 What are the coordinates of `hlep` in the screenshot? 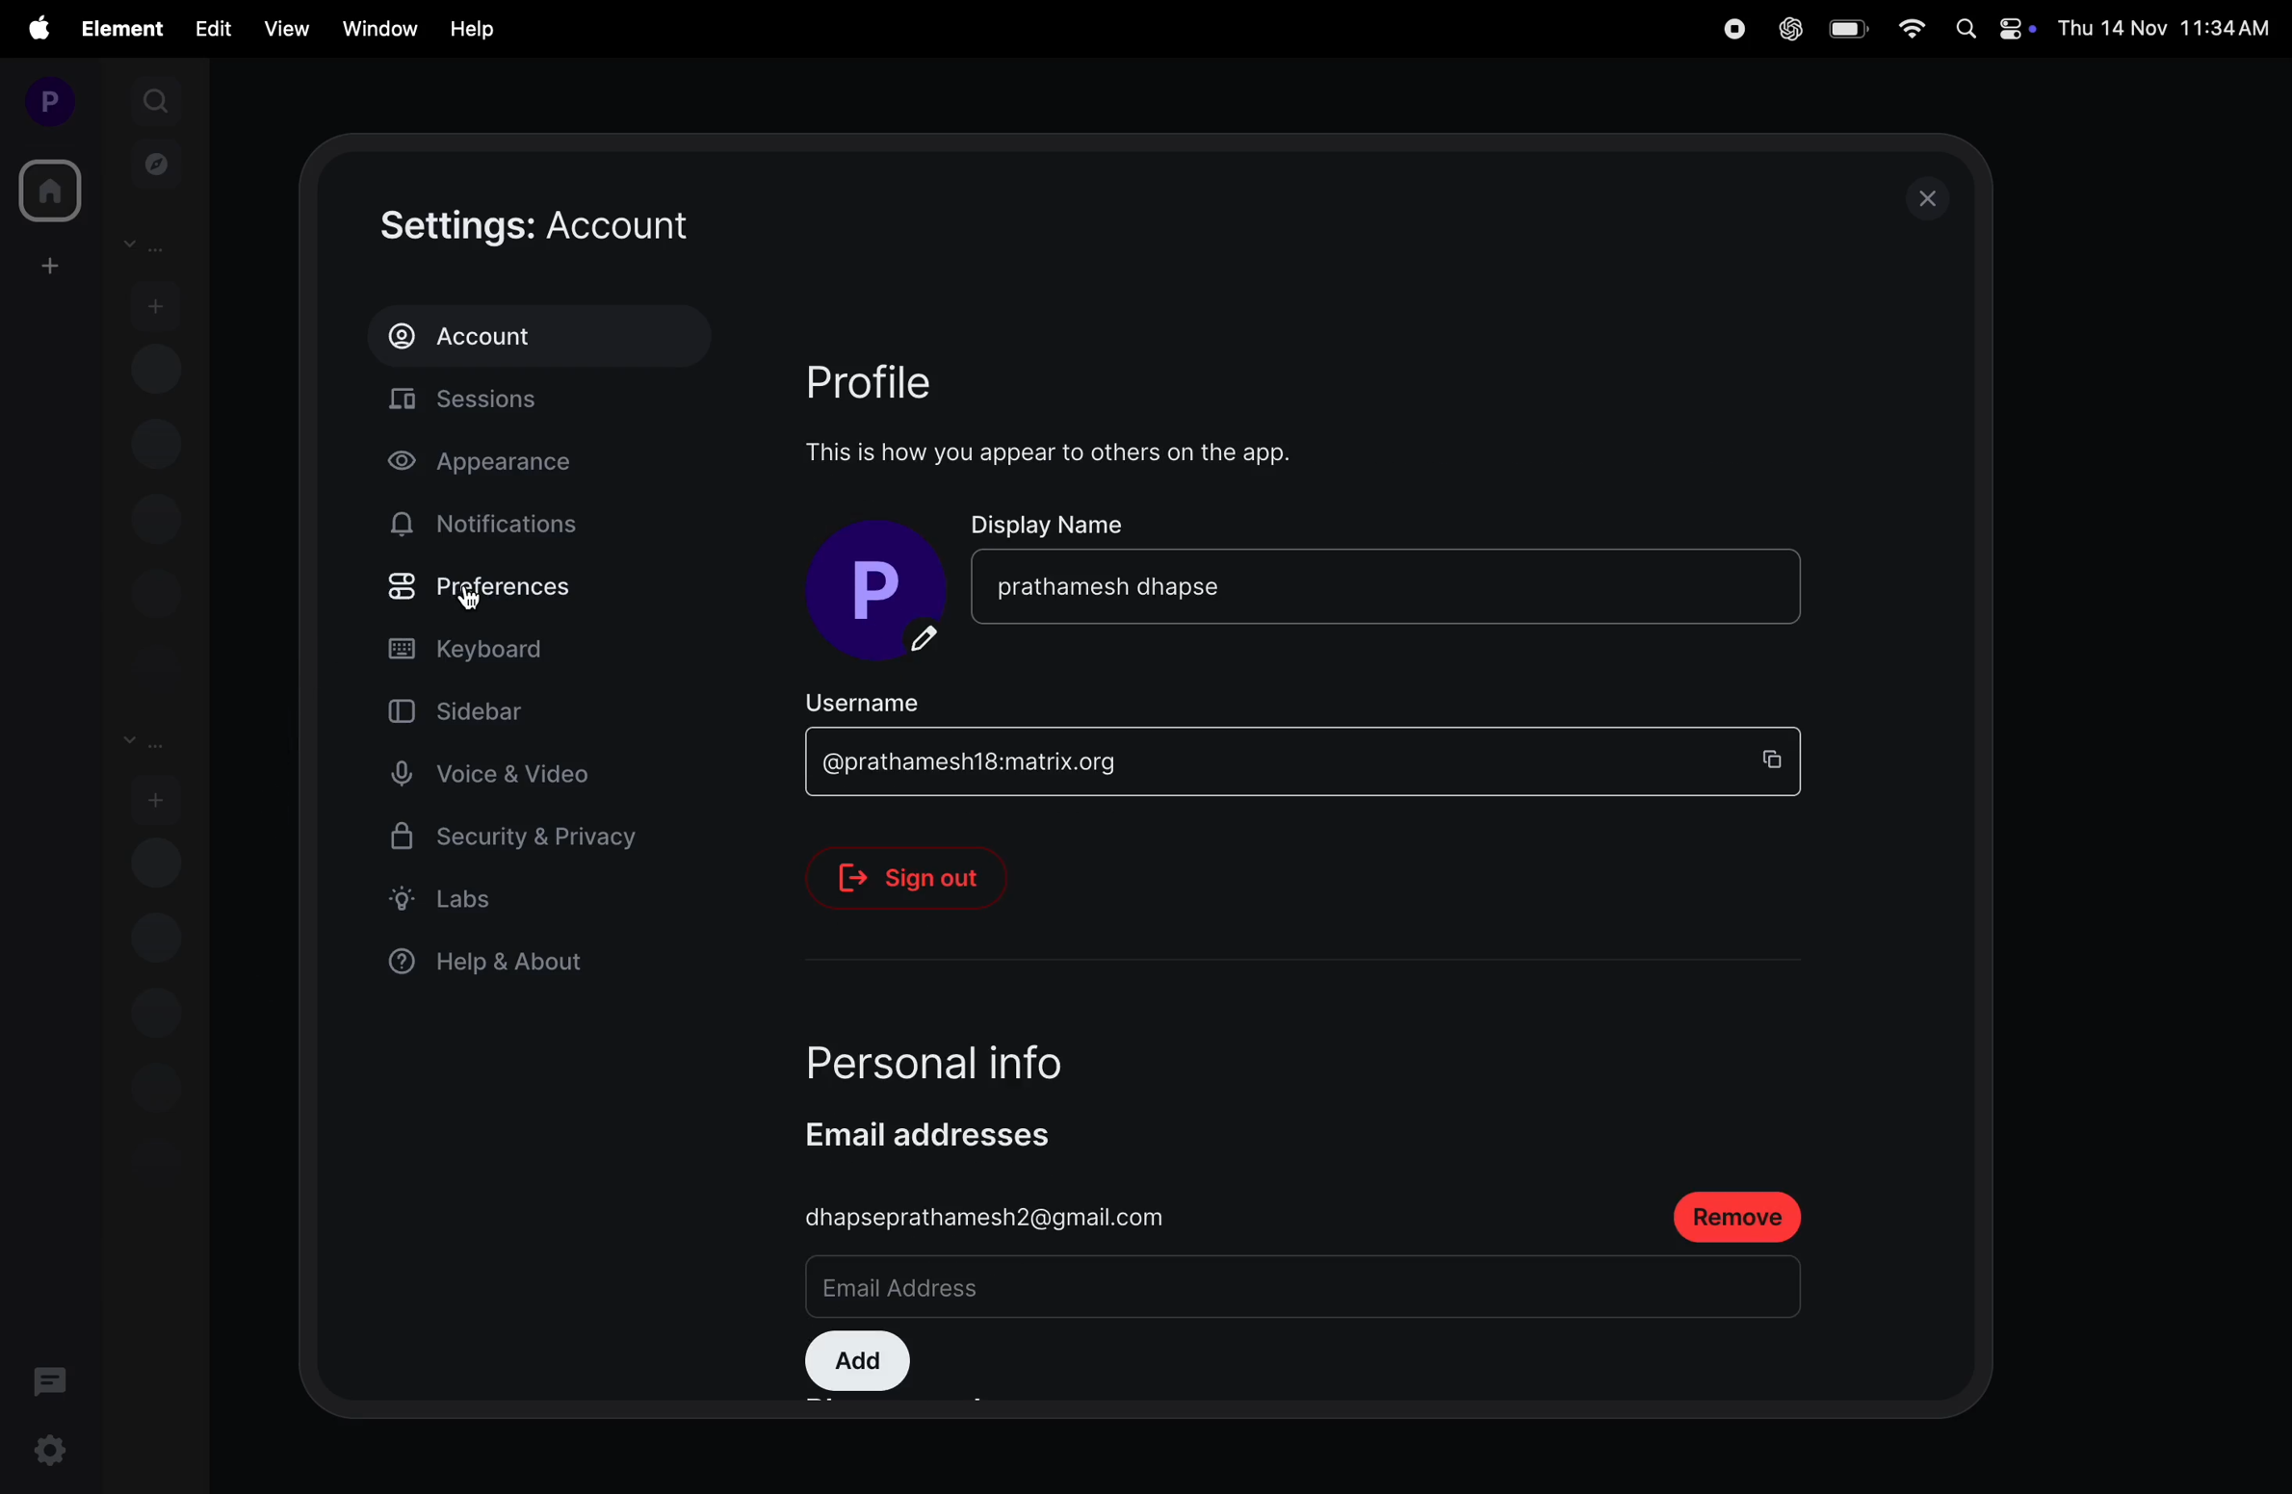 It's located at (473, 30).